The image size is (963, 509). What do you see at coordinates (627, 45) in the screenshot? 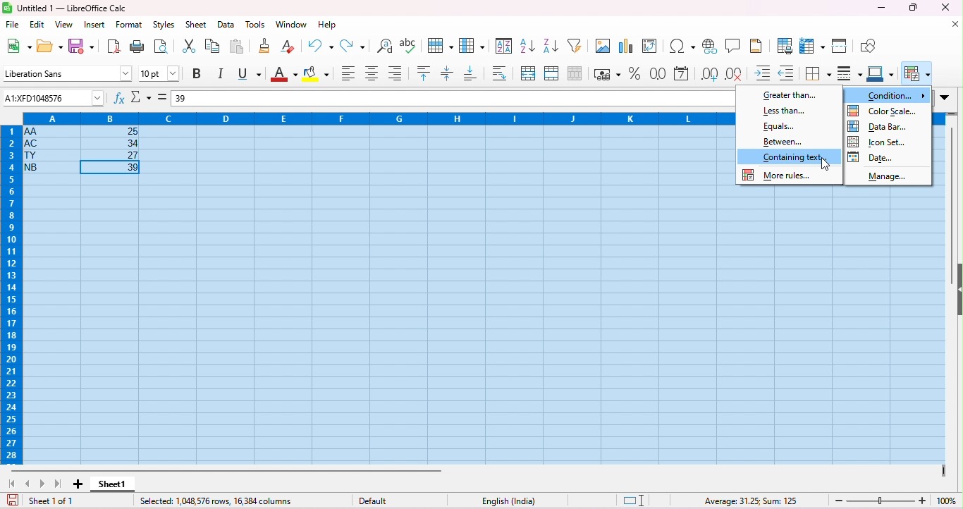
I see `insert chart` at bounding box center [627, 45].